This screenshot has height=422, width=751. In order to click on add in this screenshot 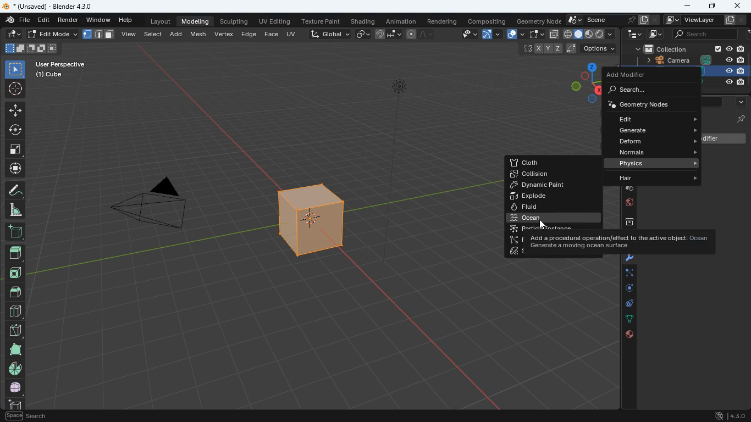, I will do `click(14, 232)`.